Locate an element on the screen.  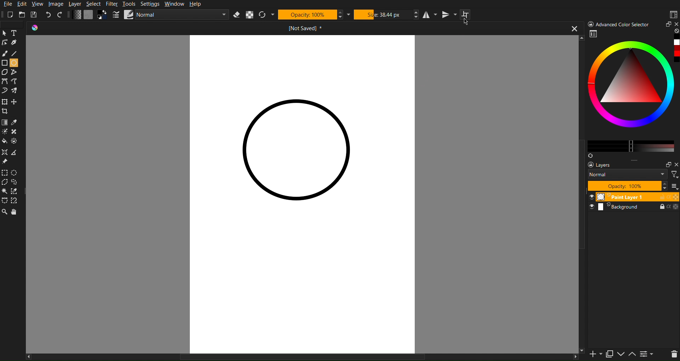
Selection free is located at coordinates (15, 182).